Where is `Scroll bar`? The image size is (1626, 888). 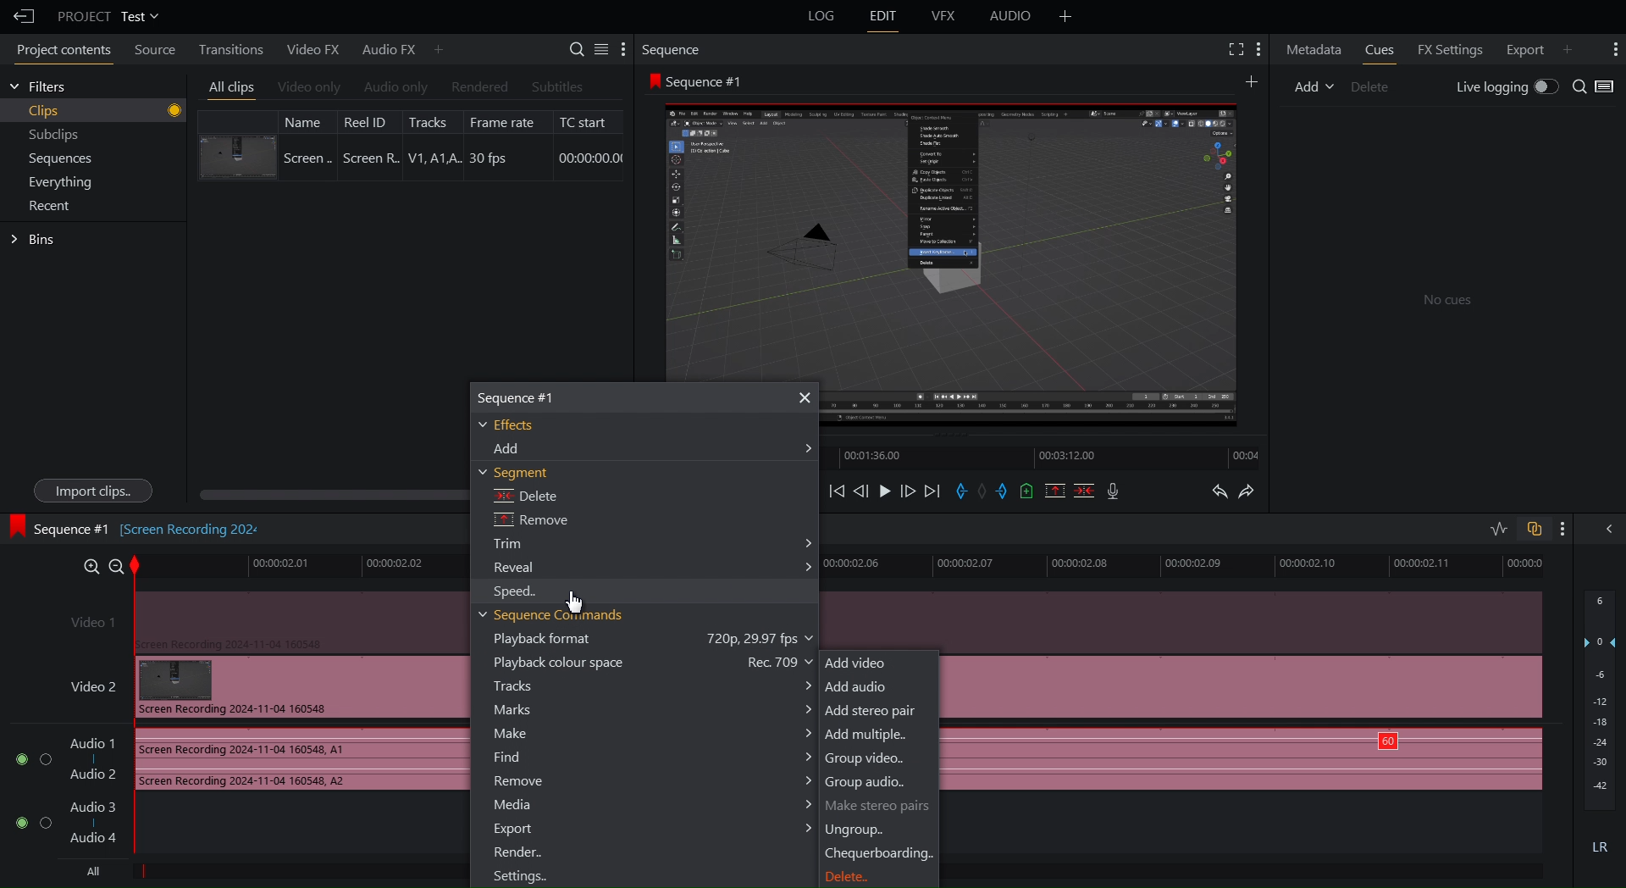 Scroll bar is located at coordinates (318, 497).